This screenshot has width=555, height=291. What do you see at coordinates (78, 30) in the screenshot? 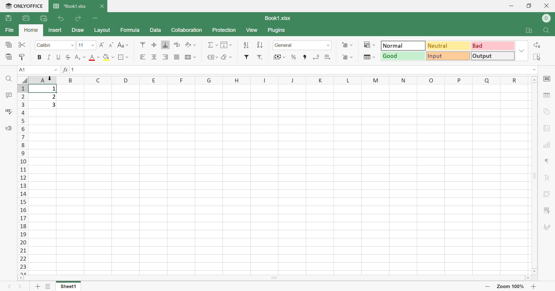
I see `Draw` at bounding box center [78, 30].